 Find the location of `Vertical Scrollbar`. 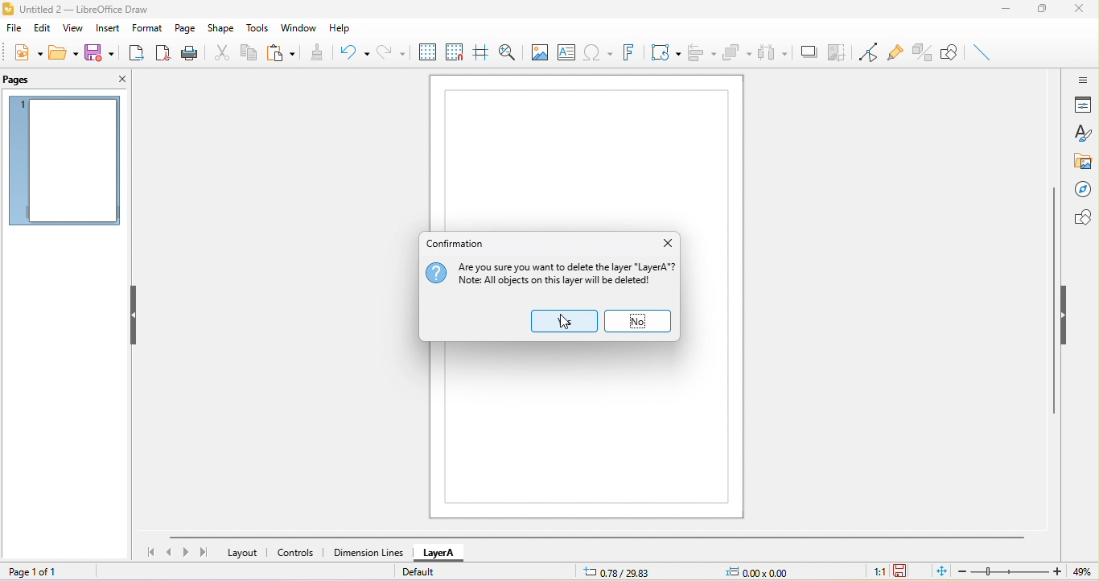

Vertical Scrollbar is located at coordinates (1051, 302).